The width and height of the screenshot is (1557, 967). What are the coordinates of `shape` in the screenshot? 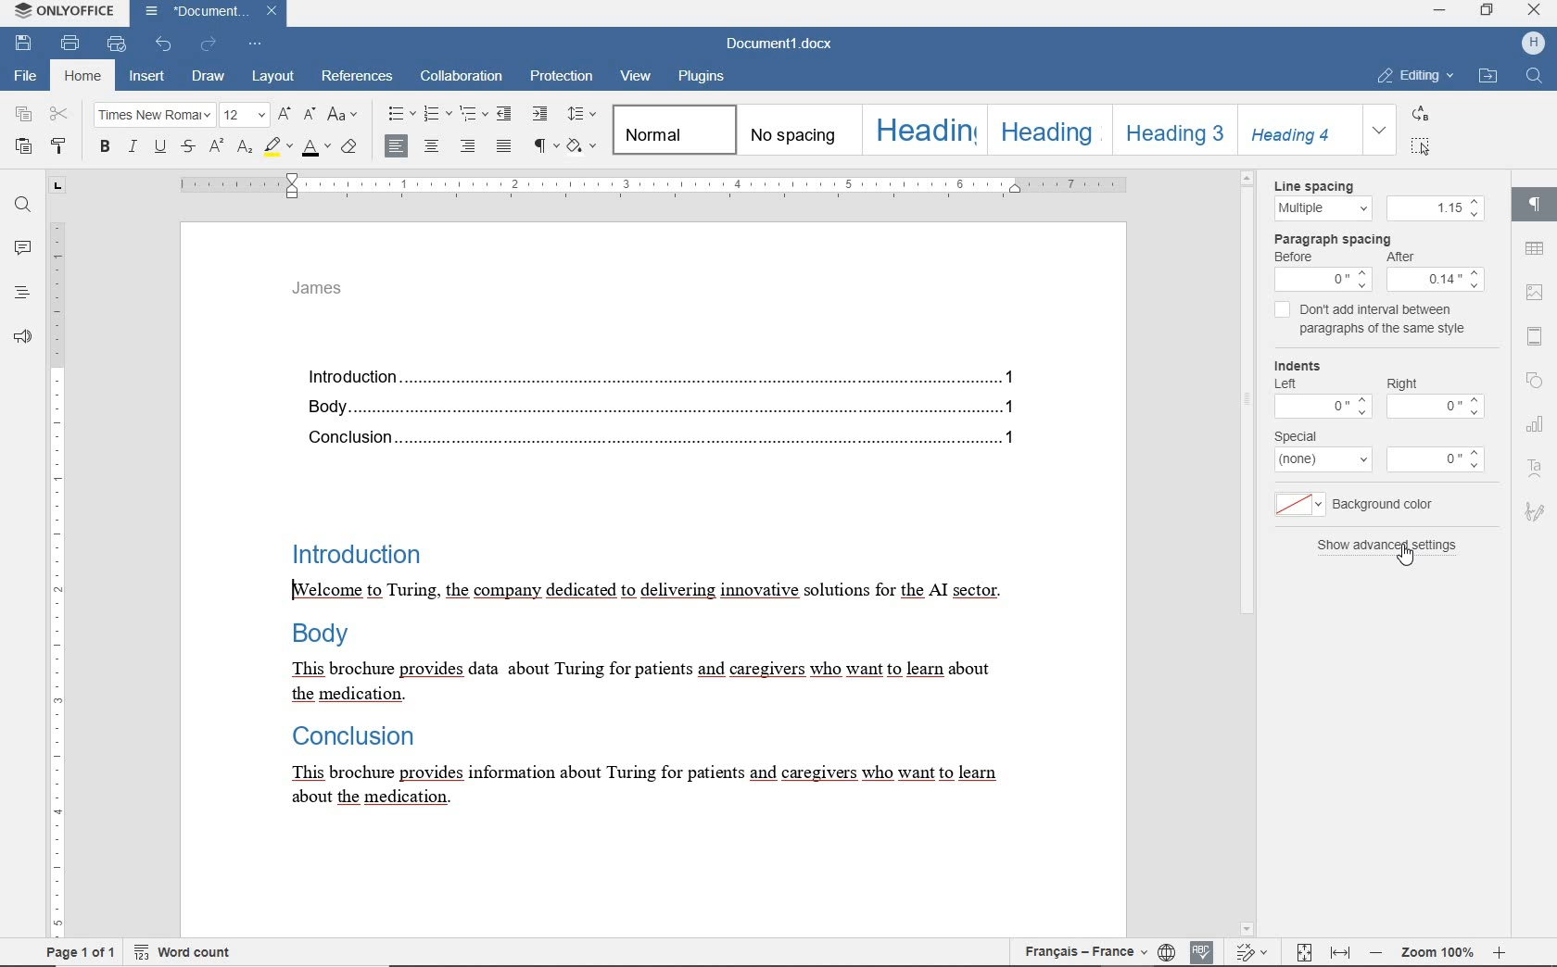 It's located at (1538, 380).